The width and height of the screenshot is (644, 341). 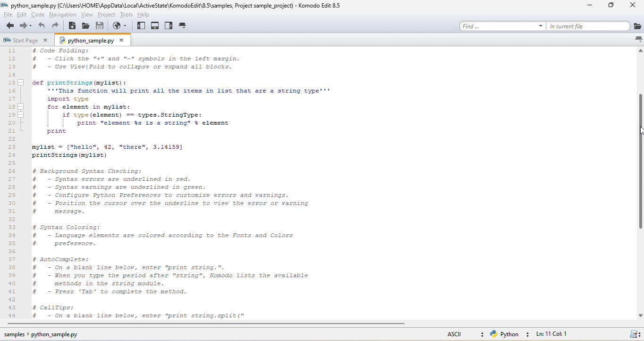 I want to click on redo, so click(x=56, y=26).